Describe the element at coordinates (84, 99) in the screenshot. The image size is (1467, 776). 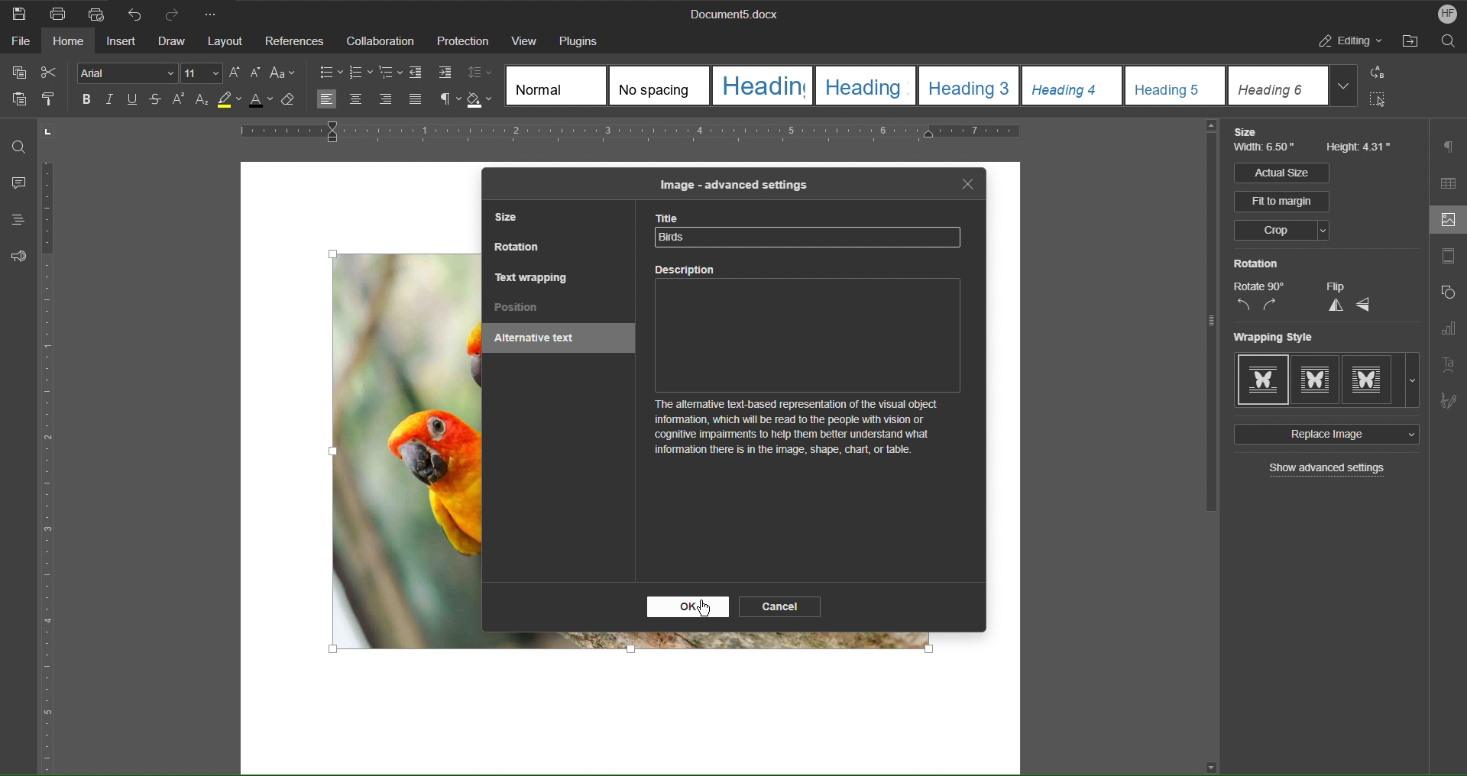
I see `Bold` at that location.